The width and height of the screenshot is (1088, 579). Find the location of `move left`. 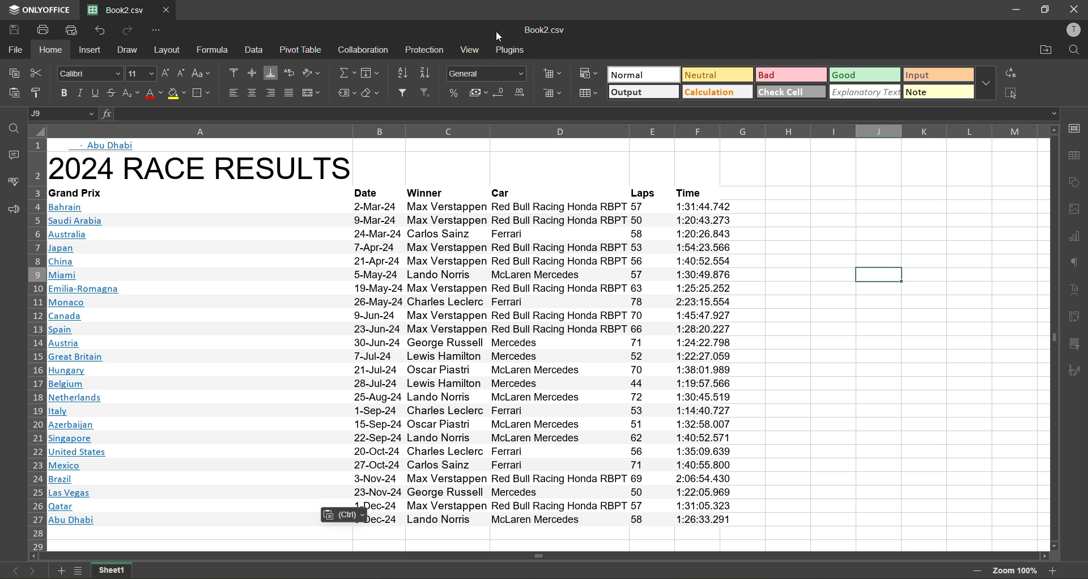

move left is located at coordinates (34, 557).